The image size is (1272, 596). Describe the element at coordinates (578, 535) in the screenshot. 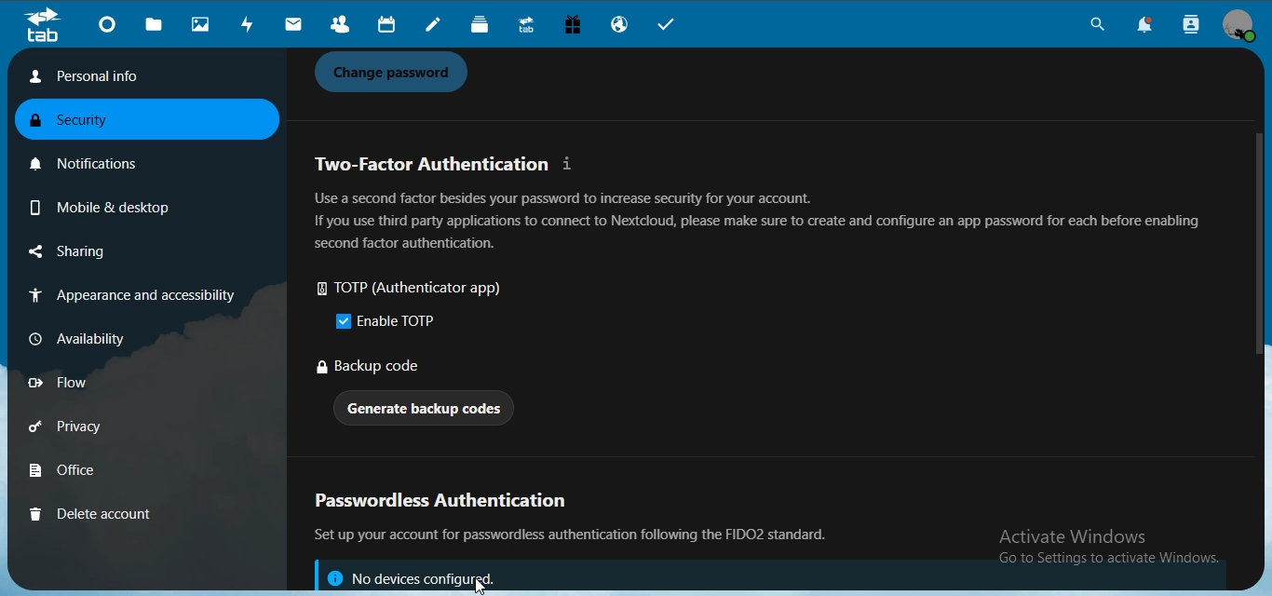

I see `Set up your account for passwordless authentication following the FIDO2 standard.` at that location.